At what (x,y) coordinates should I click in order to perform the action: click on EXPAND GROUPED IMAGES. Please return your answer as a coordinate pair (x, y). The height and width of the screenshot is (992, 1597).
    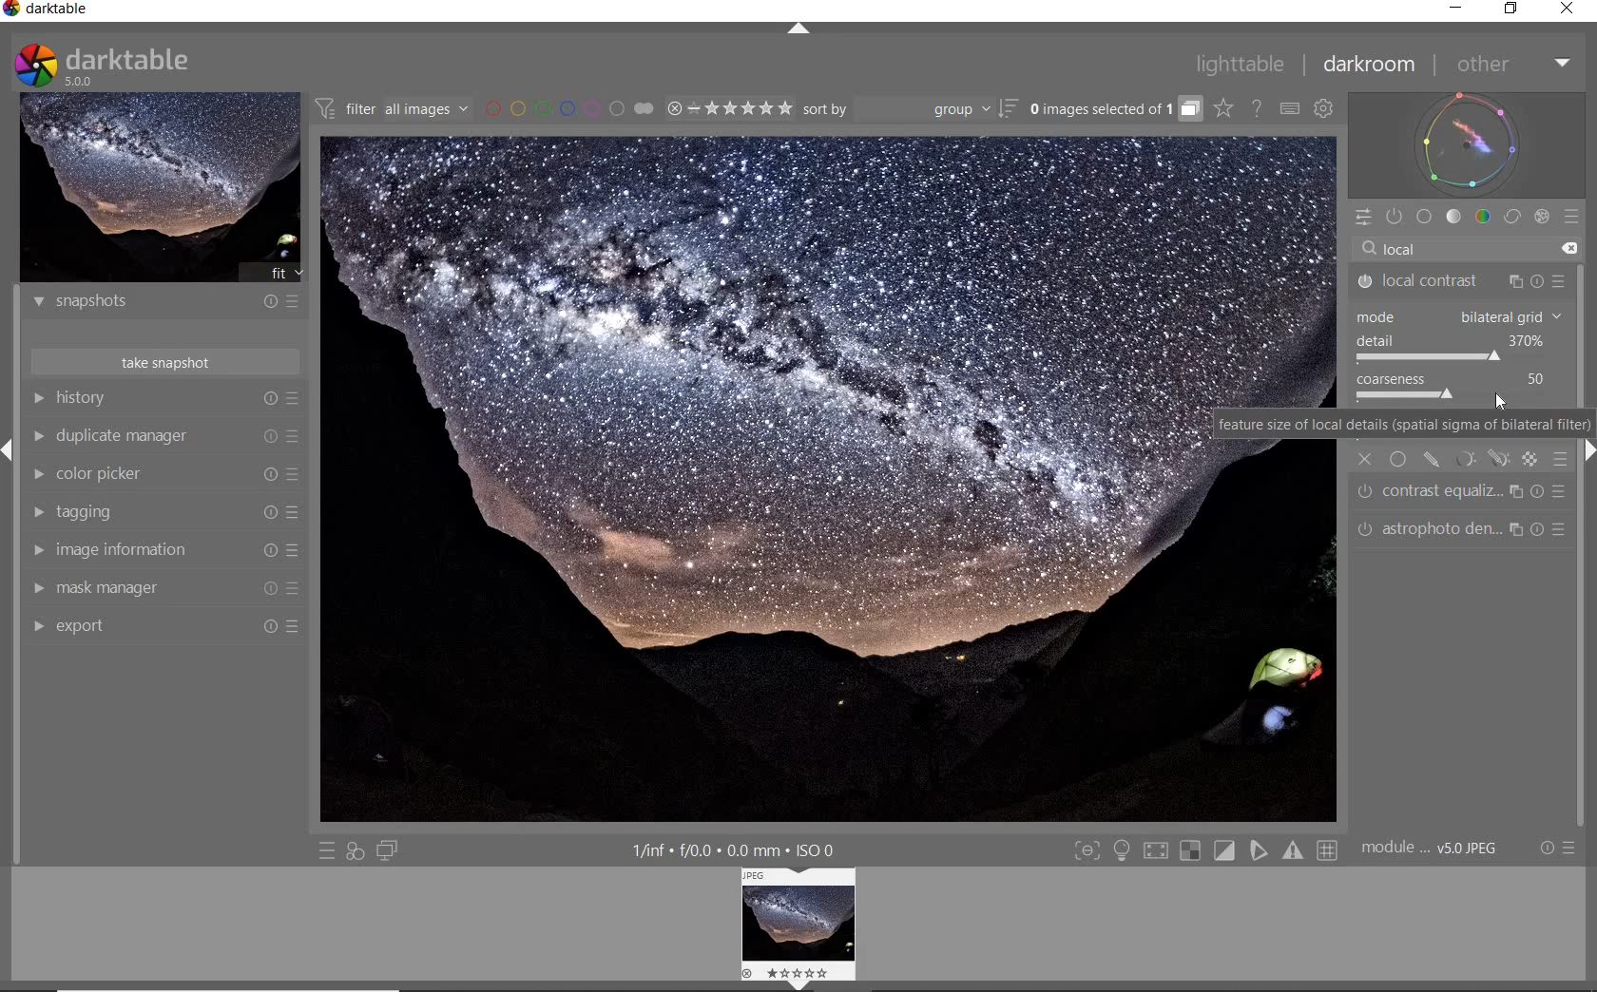
    Looking at the image, I should click on (1114, 110).